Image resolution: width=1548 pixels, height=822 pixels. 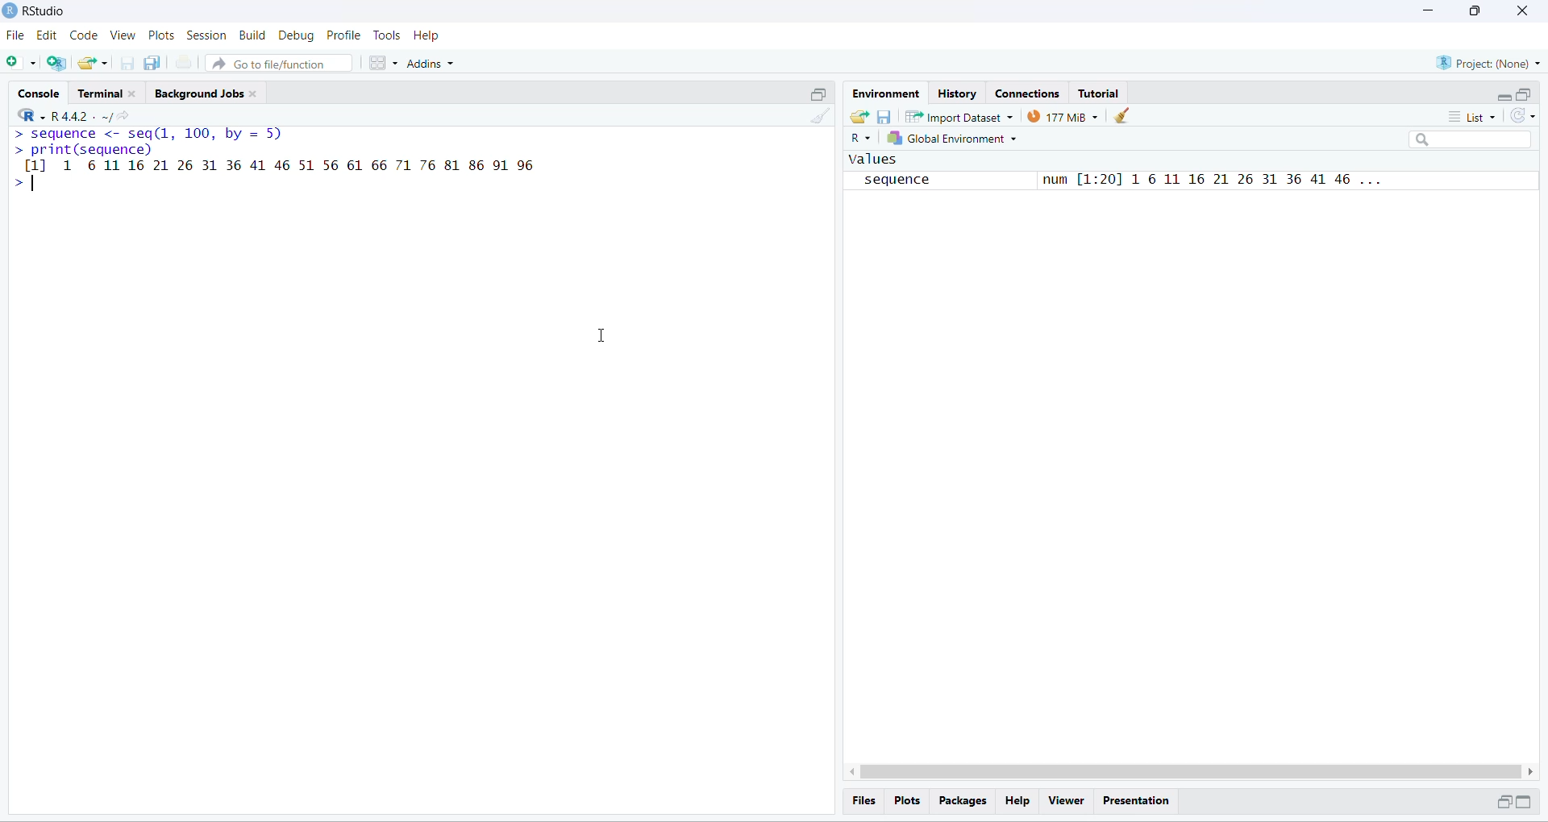 I want to click on num [1:20] 1 6 11 16 21 26 31 36 41 46 ..., so click(x=1208, y=181).